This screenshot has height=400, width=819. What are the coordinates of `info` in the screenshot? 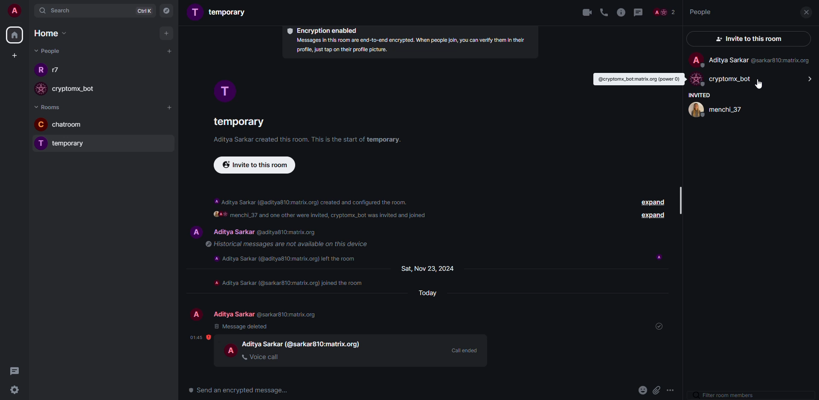 It's located at (284, 244).